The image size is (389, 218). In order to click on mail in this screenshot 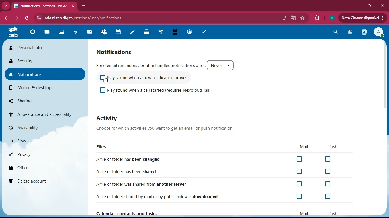, I will do `click(91, 32)`.